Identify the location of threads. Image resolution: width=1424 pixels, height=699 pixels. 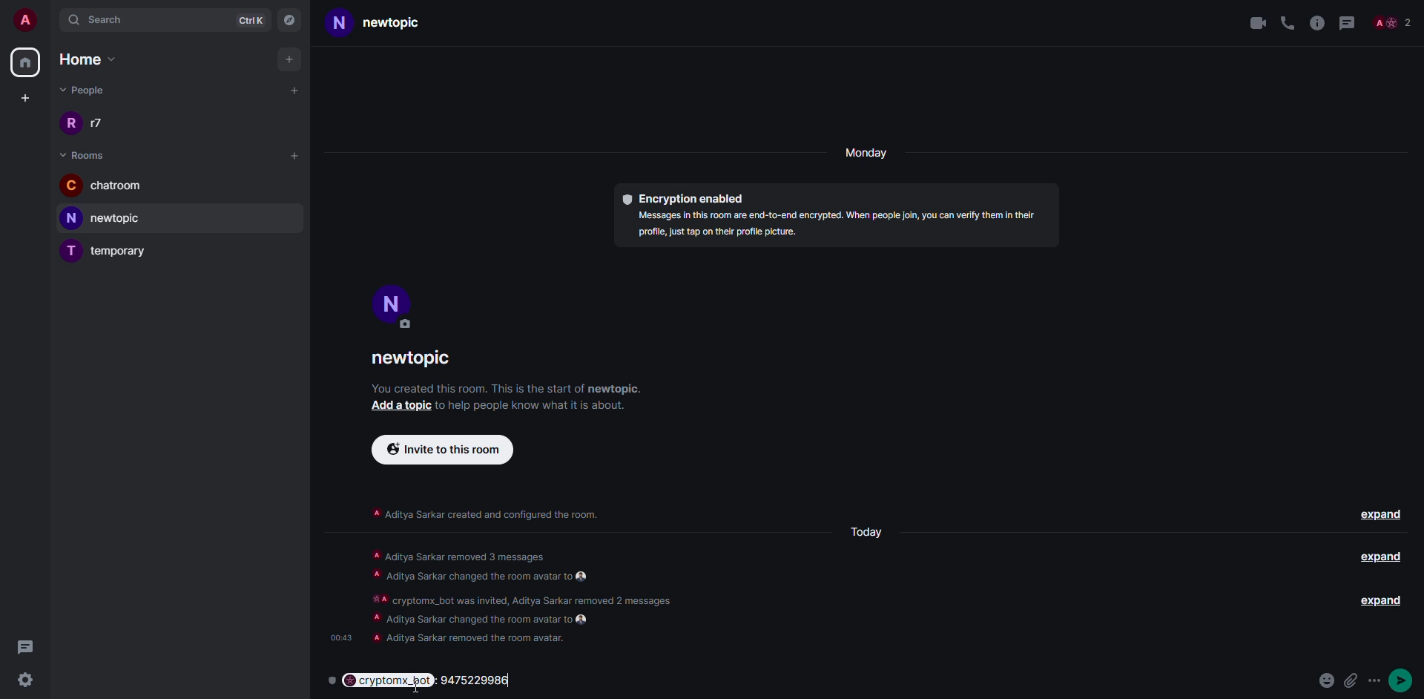
(25, 646).